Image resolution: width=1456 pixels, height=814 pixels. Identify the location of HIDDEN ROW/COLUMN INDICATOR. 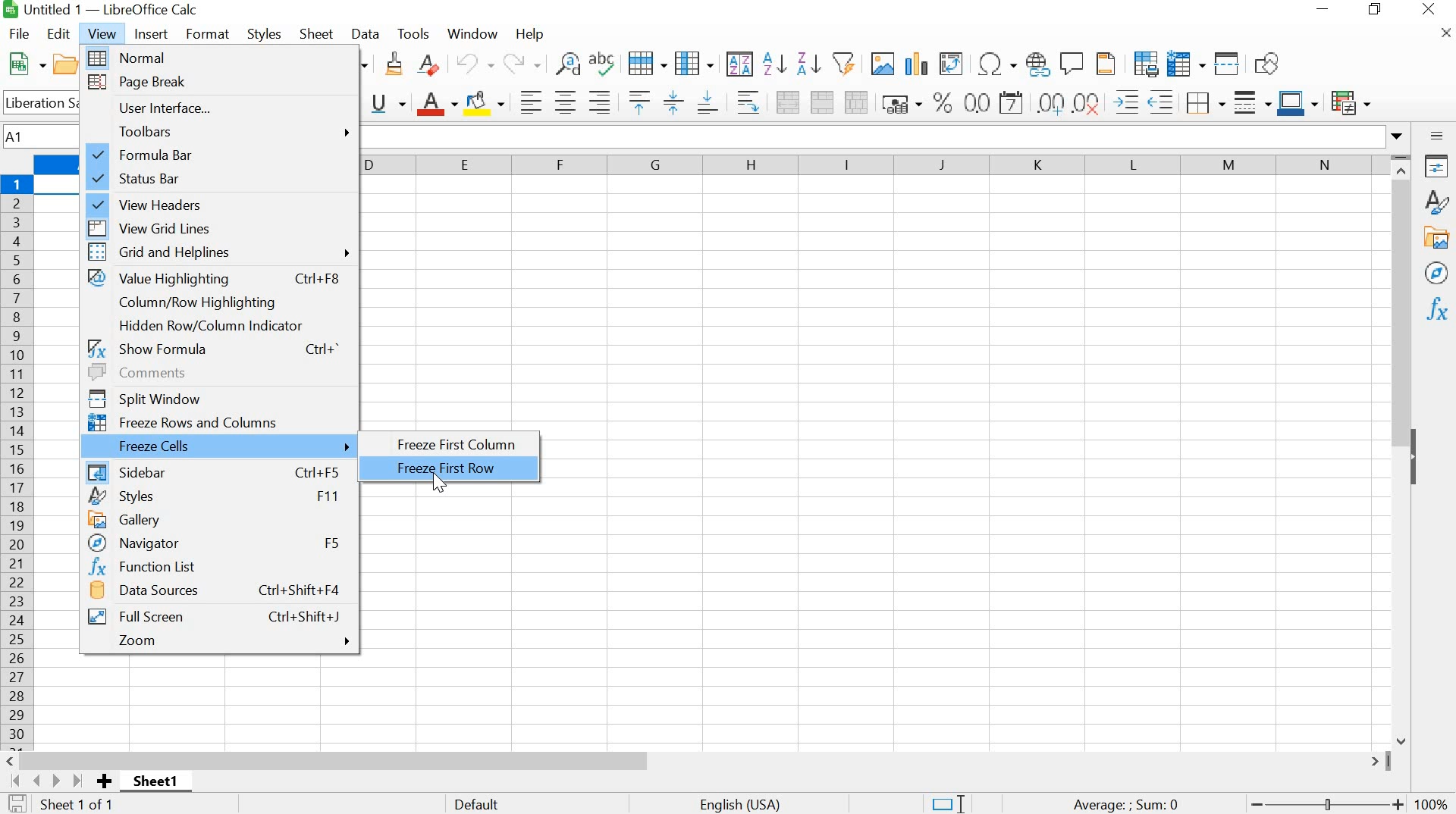
(210, 325).